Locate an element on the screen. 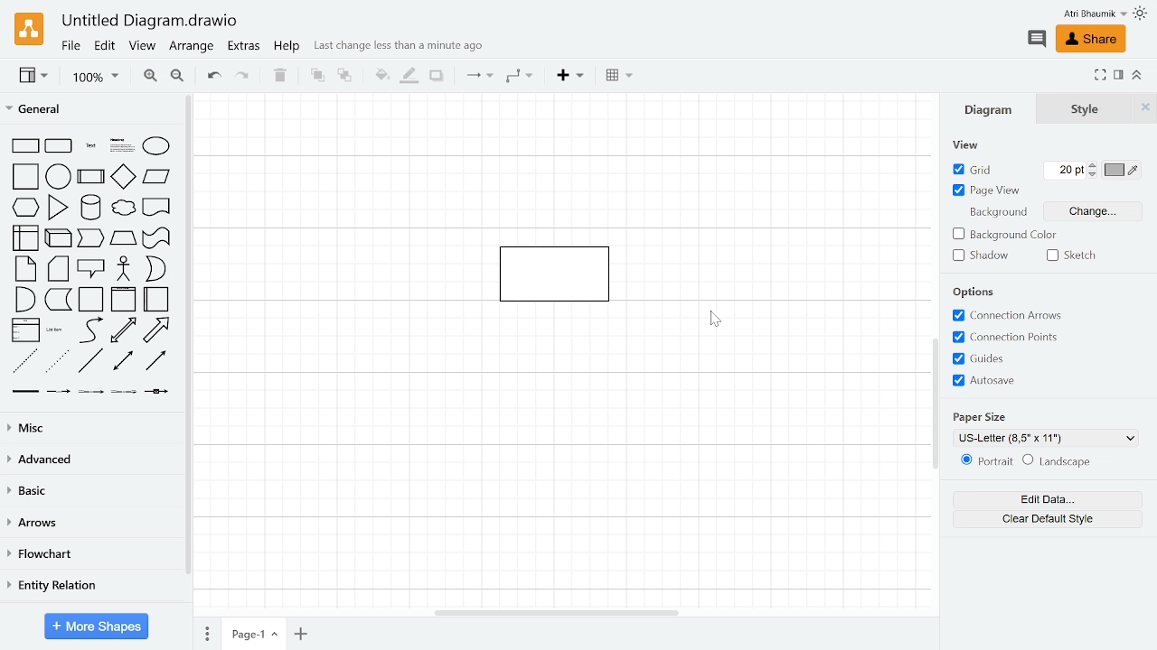 This screenshot has width=1157, height=650. Entity relation is located at coordinates (92, 590).